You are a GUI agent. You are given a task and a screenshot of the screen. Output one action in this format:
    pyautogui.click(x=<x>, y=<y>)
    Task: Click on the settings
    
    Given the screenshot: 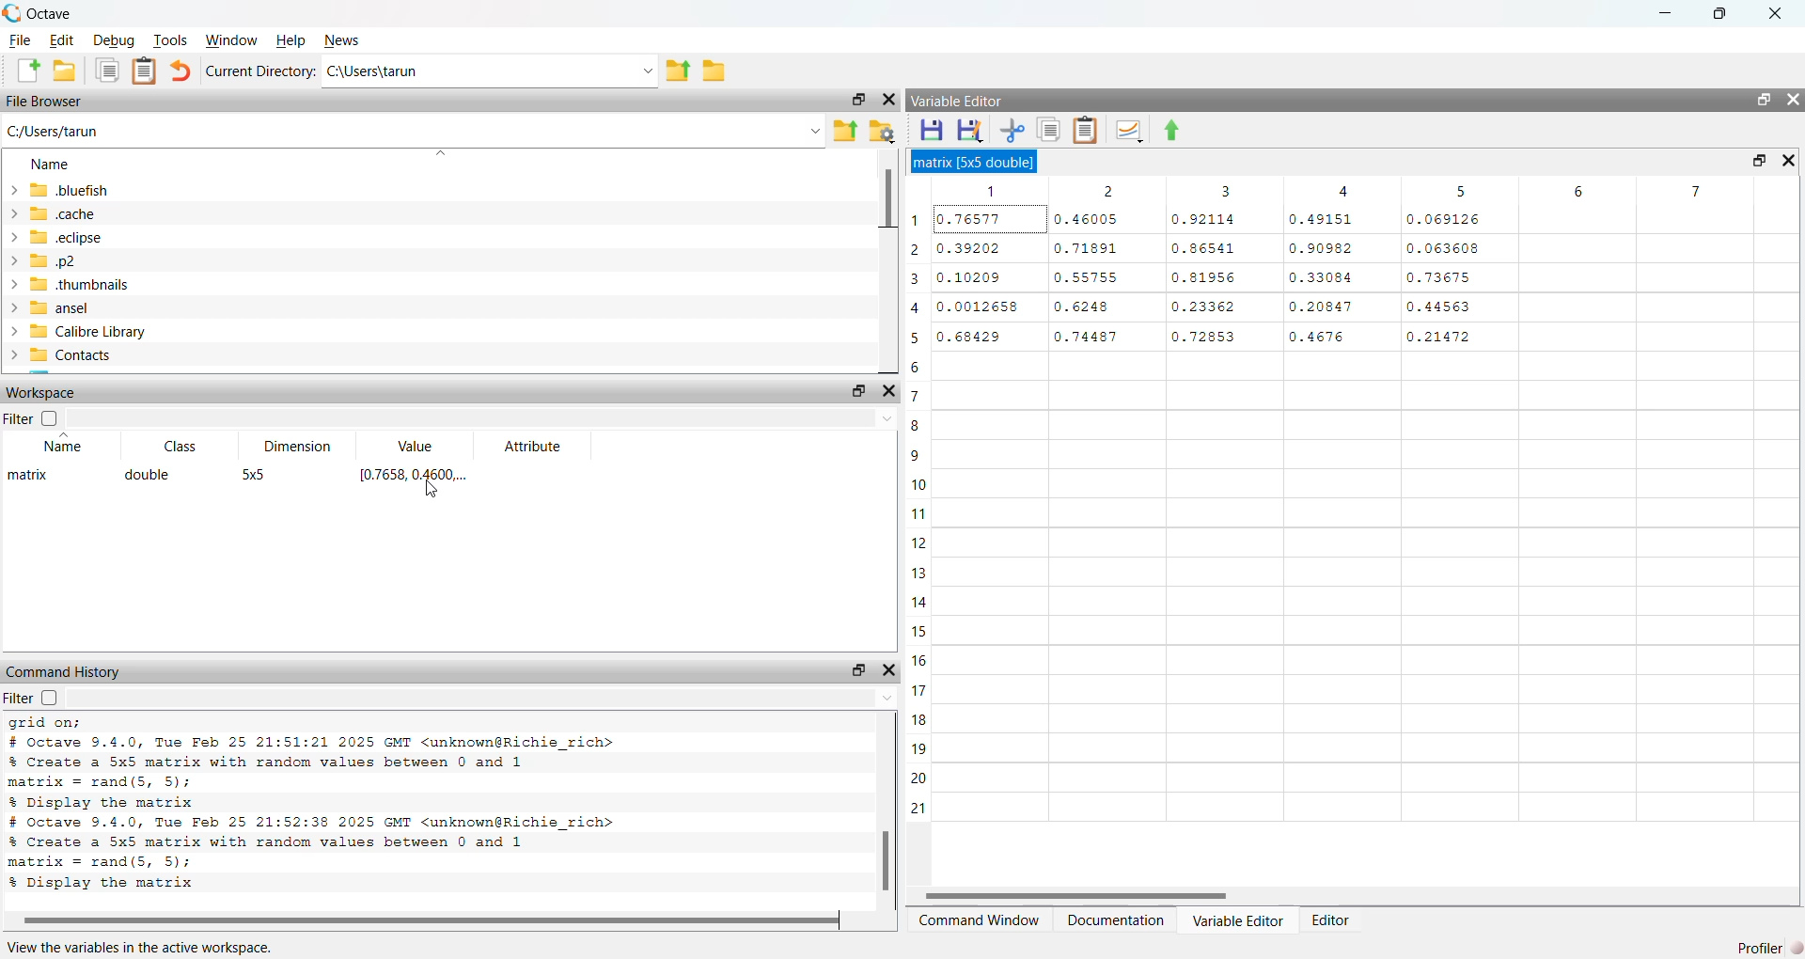 What is the action you would take?
    pyautogui.click(x=882, y=134)
    